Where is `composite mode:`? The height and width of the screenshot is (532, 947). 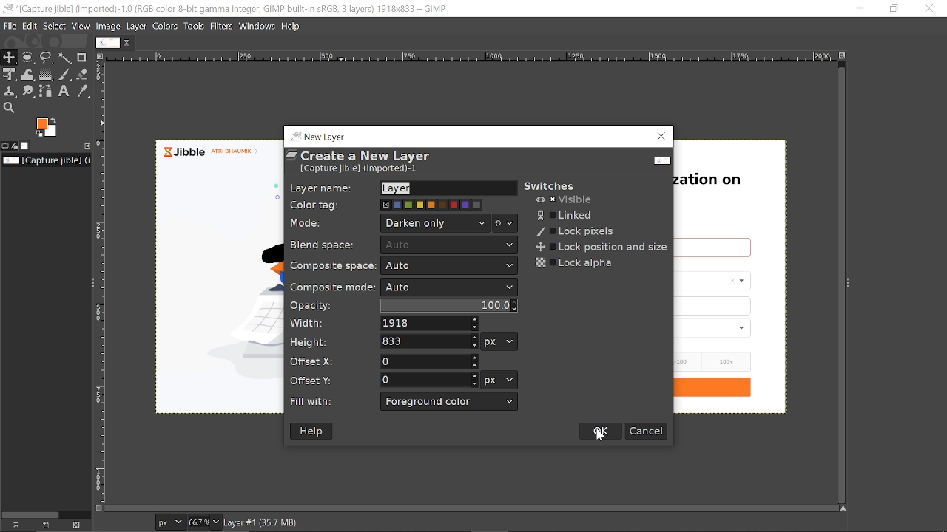
composite mode: is located at coordinates (331, 287).